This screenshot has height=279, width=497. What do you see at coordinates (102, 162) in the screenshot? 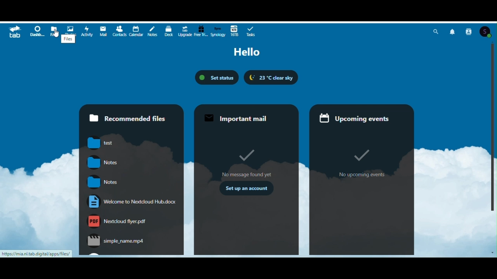
I see `notes` at bounding box center [102, 162].